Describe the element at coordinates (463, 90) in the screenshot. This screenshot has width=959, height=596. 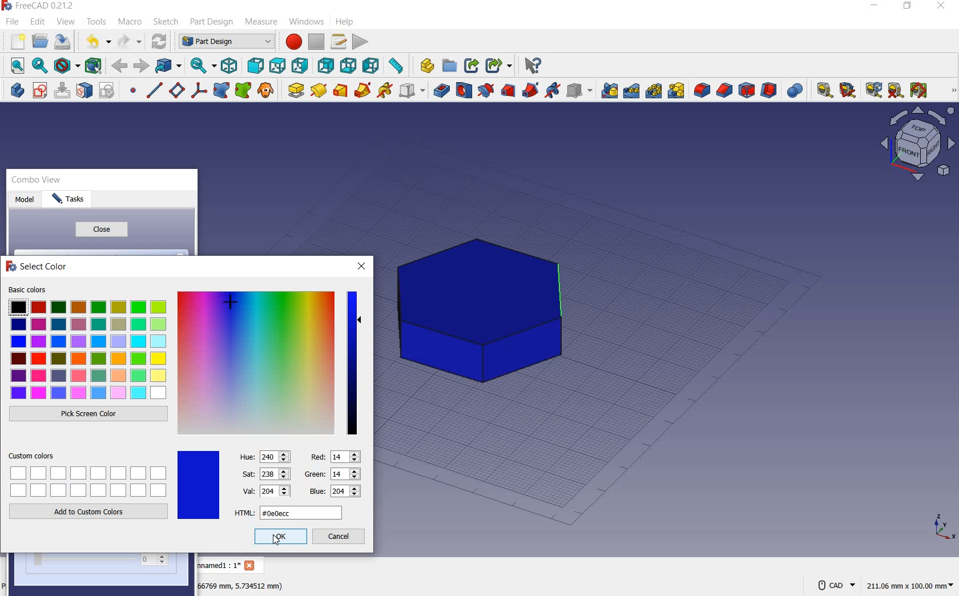
I see `hole` at that location.